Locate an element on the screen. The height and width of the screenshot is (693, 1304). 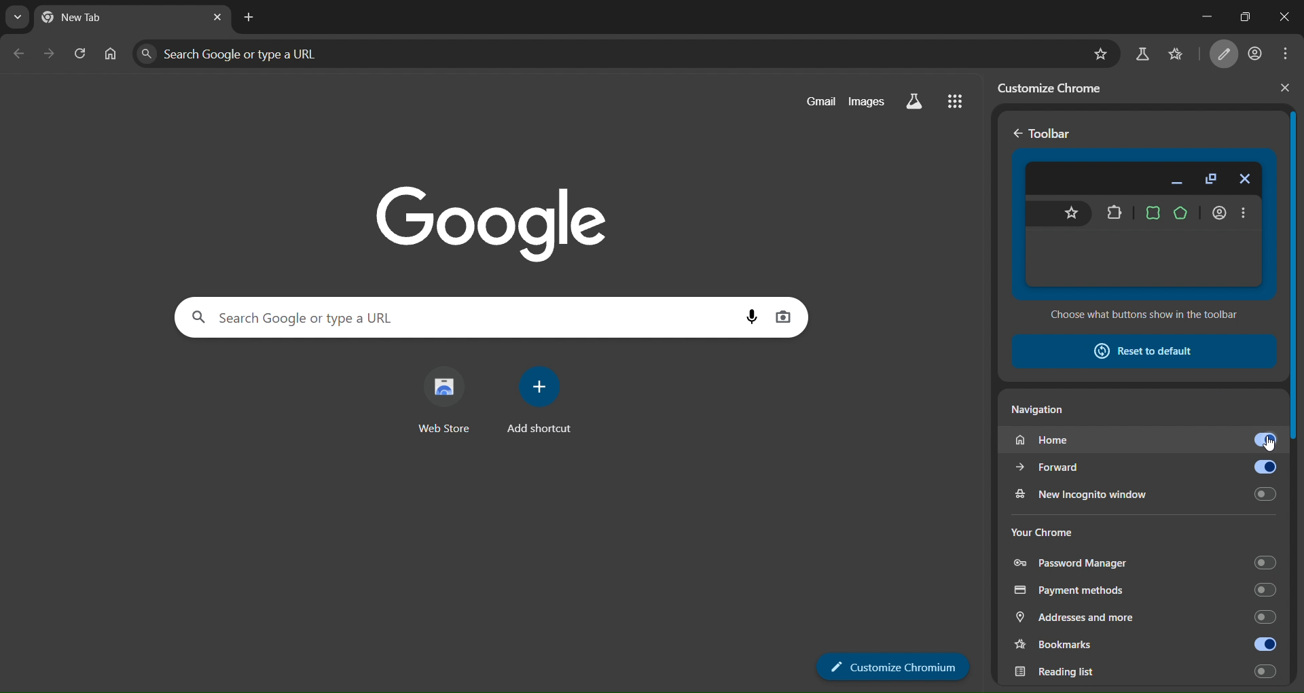
search labs is located at coordinates (921, 102).